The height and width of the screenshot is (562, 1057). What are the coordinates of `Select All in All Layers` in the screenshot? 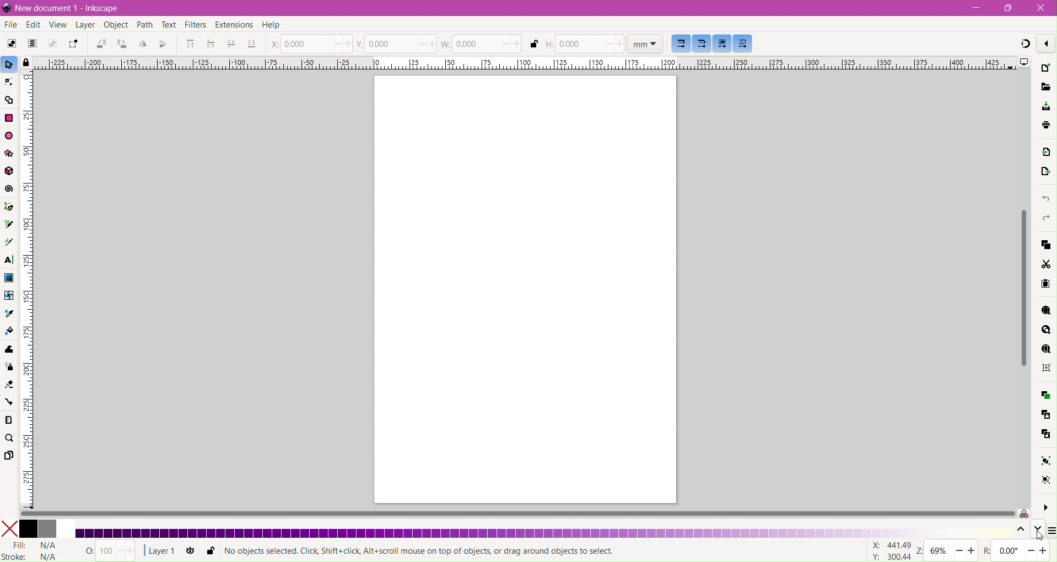 It's located at (31, 44).